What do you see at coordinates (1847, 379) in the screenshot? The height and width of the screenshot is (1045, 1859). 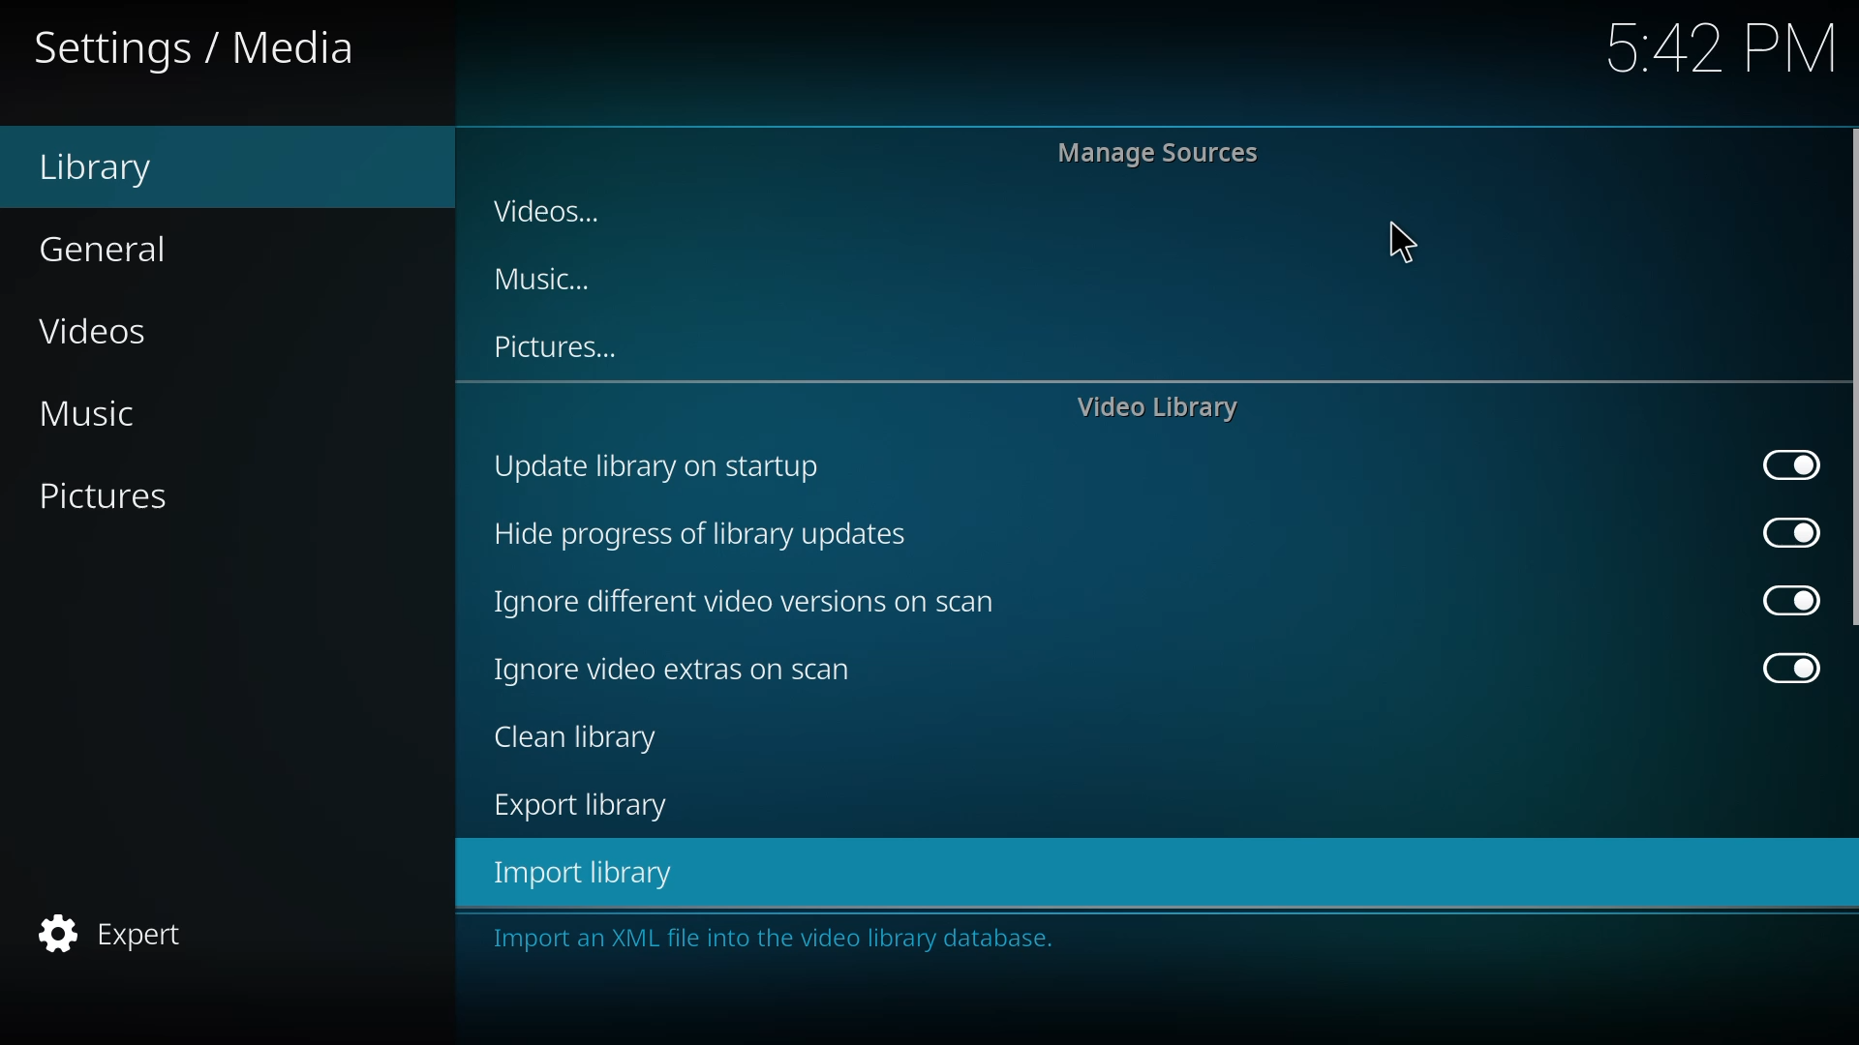 I see `scroll bar` at bounding box center [1847, 379].